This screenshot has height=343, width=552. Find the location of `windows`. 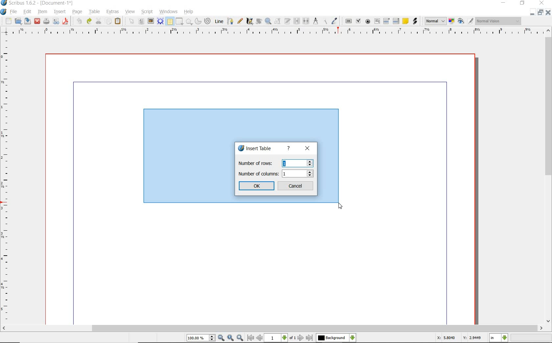

windows is located at coordinates (168, 12).